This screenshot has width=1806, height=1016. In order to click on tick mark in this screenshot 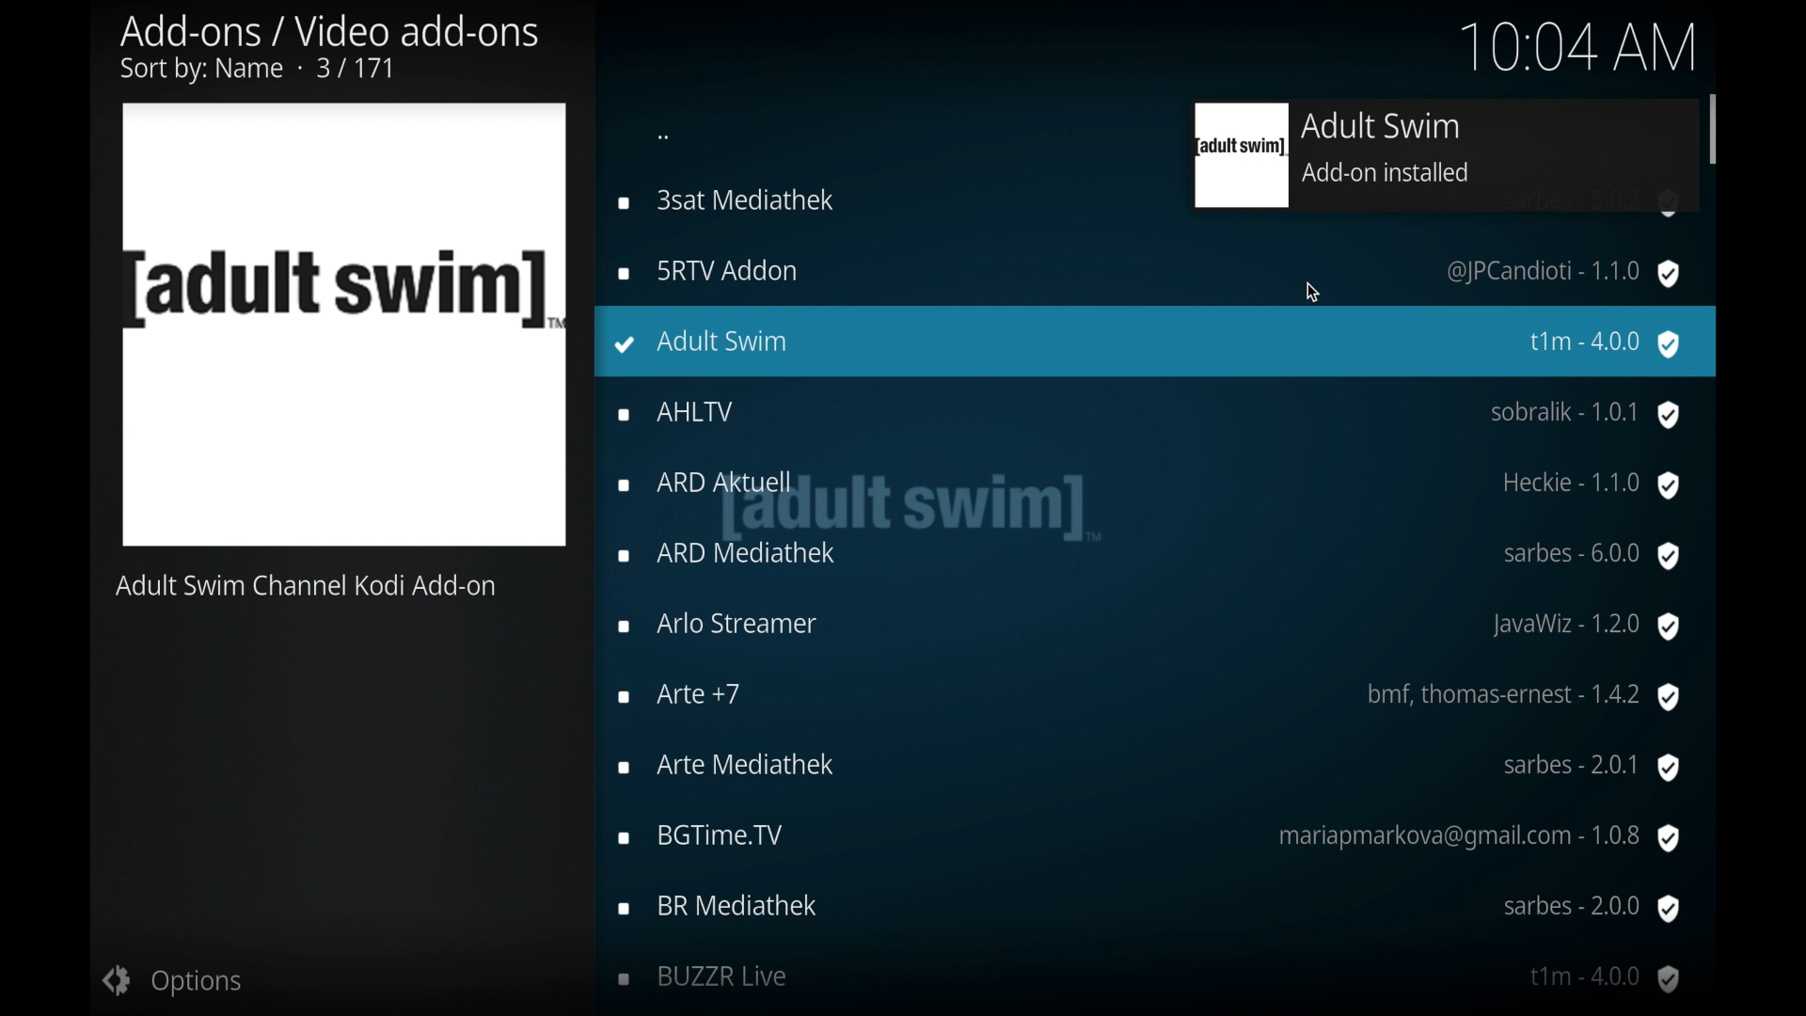, I will do `click(625, 345)`.